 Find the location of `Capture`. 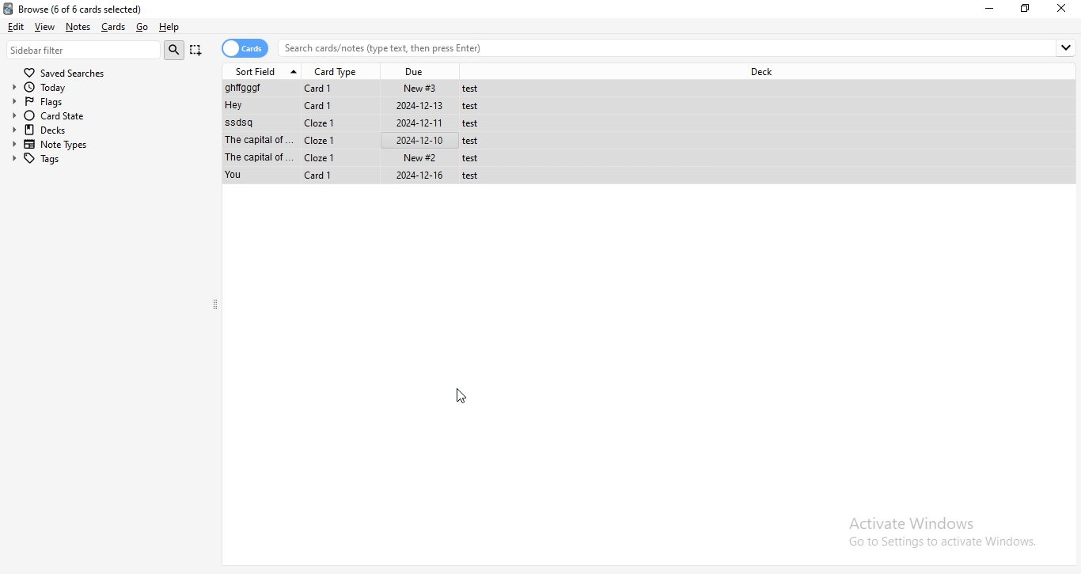

Capture is located at coordinates (196, 50).